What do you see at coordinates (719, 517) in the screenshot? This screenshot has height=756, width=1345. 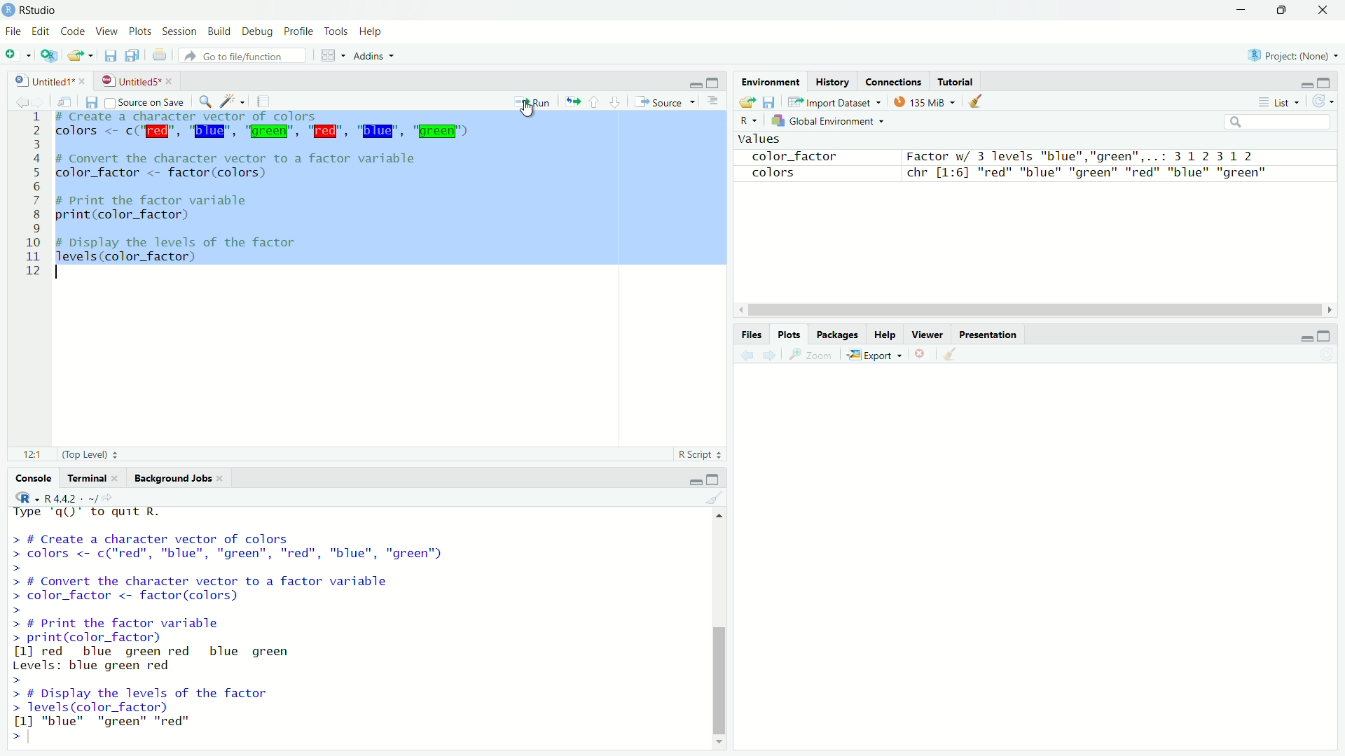 I see `move top` at bounding box center [719, 517].